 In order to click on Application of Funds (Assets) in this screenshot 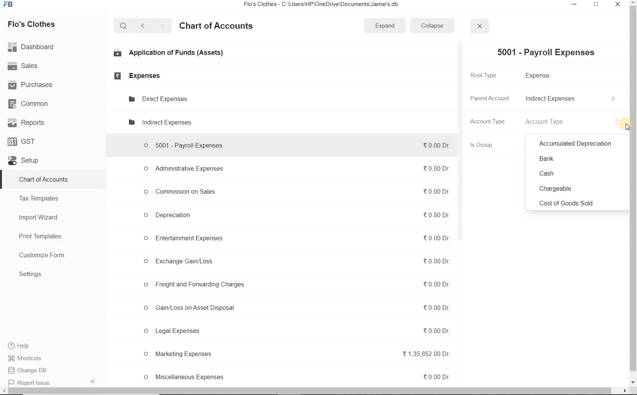, I will do `click(169, 53)`.